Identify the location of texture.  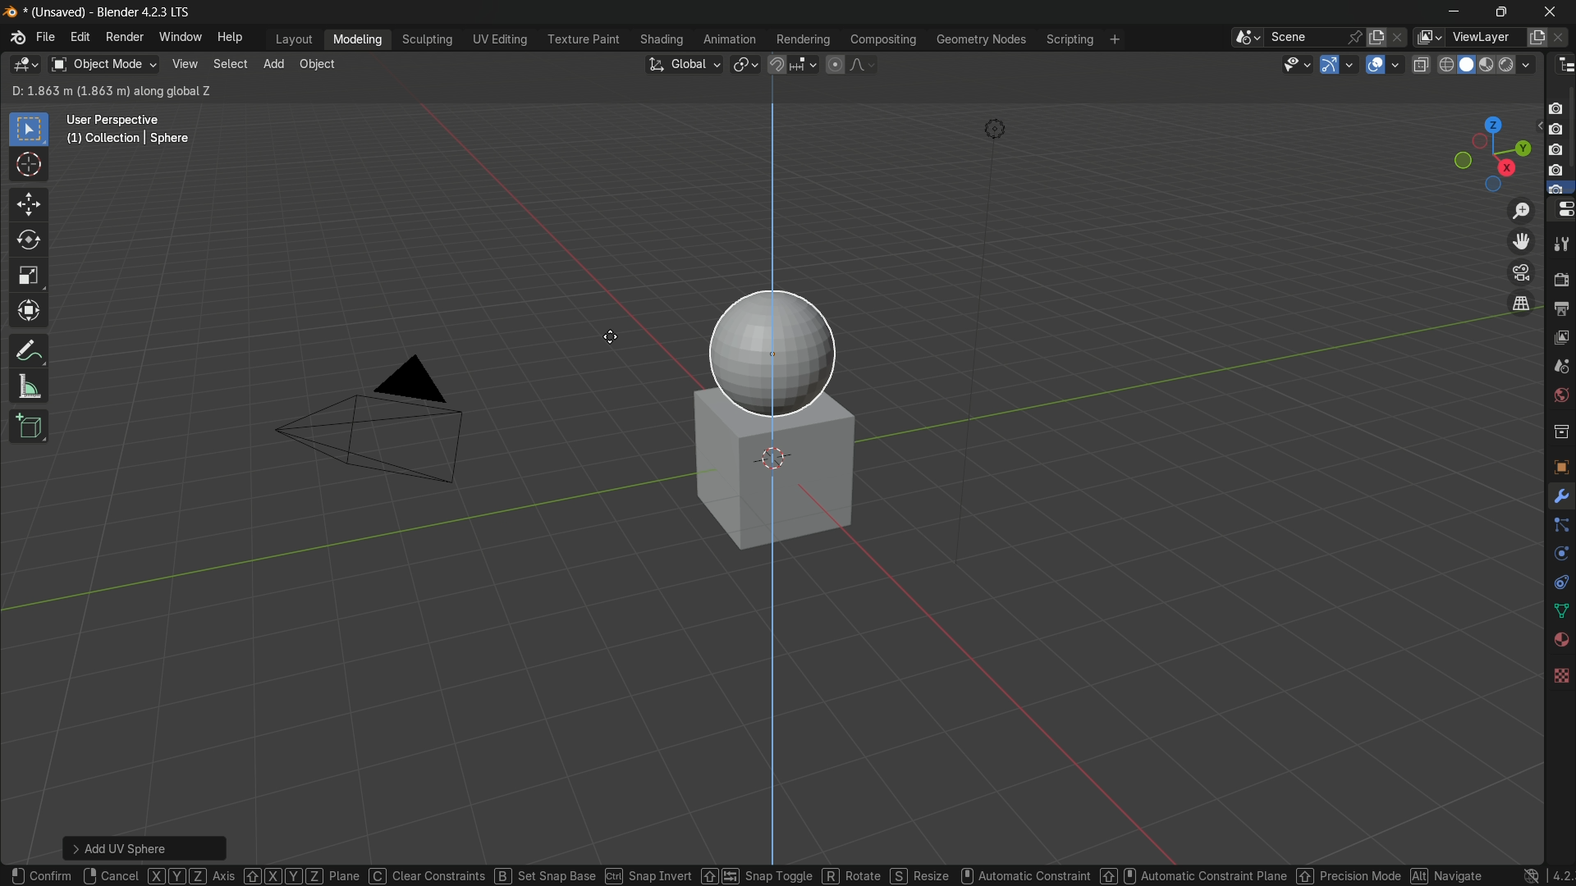
(1560, 469).